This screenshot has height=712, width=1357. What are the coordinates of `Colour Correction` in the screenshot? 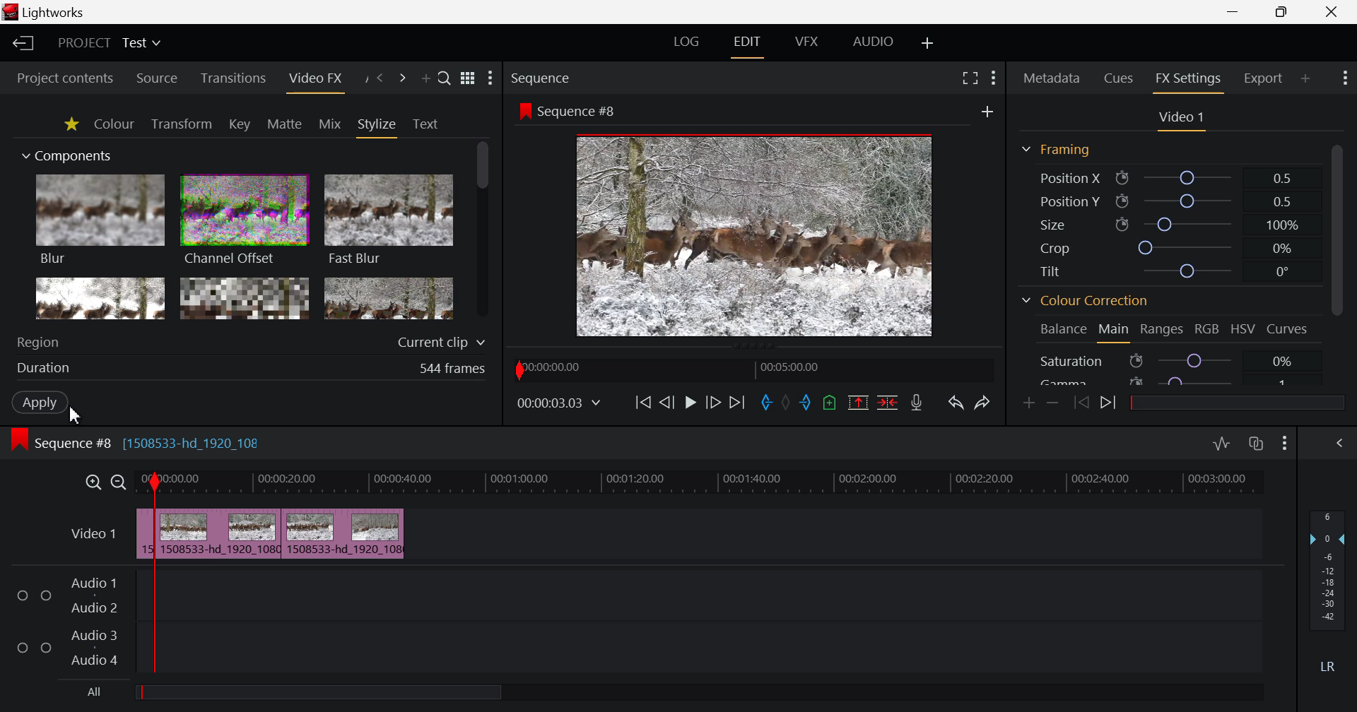 It's located at (1085, 302).